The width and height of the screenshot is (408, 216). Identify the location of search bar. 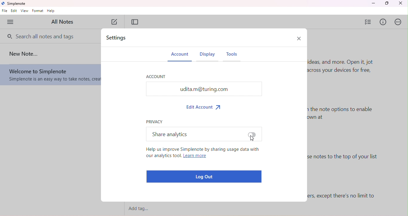
(42, 36).